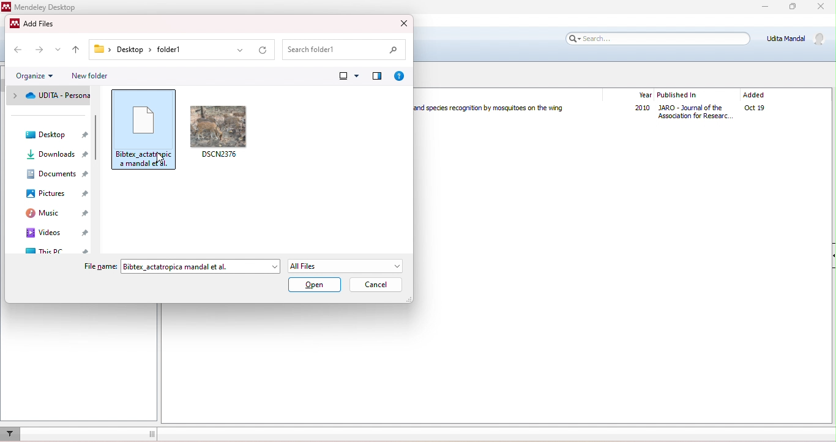 This screenshot has height=442, width=836. Describe the element at coordinates (313, 285) in the screenshot. I see `open` at that location.